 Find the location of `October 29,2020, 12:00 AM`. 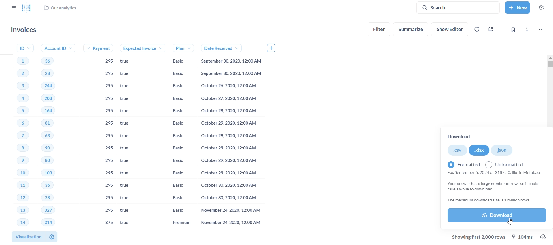

October 29,2020, 12:00 AM is located at coordinates (228, 149).